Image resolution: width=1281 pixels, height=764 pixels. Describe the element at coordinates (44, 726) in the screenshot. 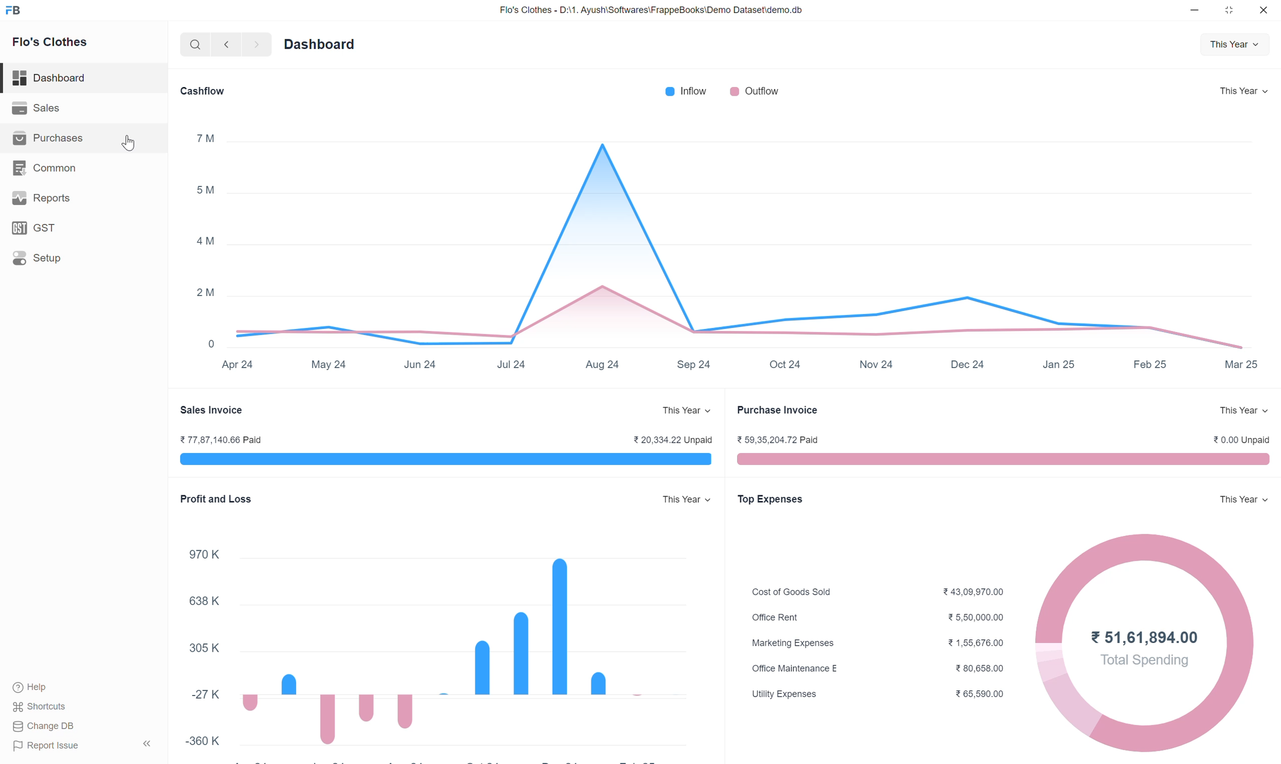

I see `Change DB` at that location.